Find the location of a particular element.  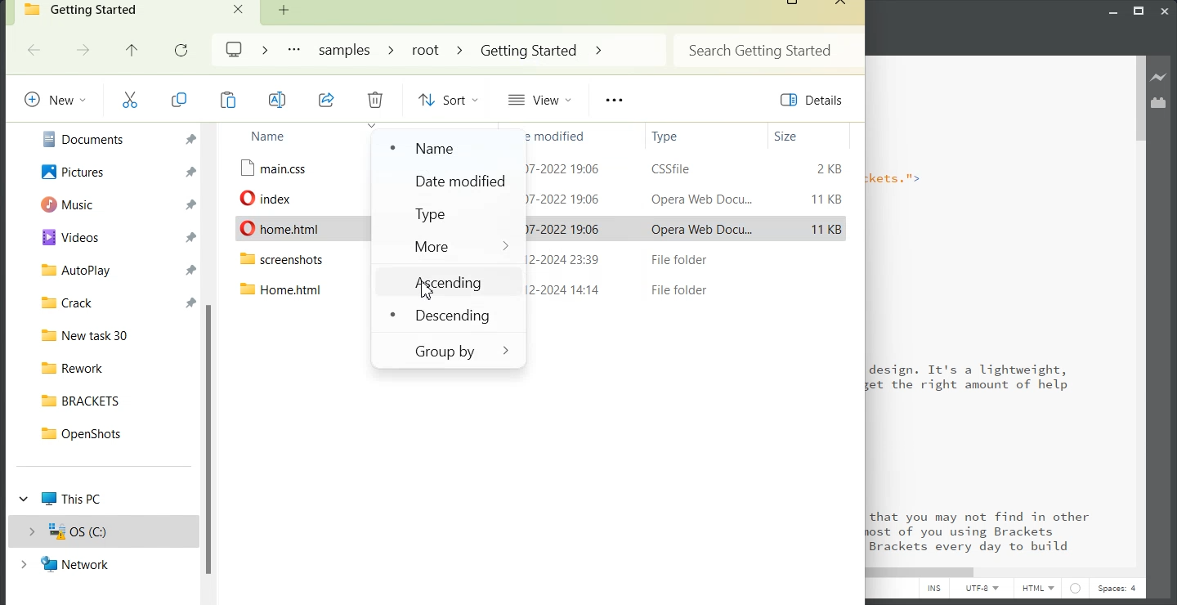

Sort is located at coordinates (445, 99).